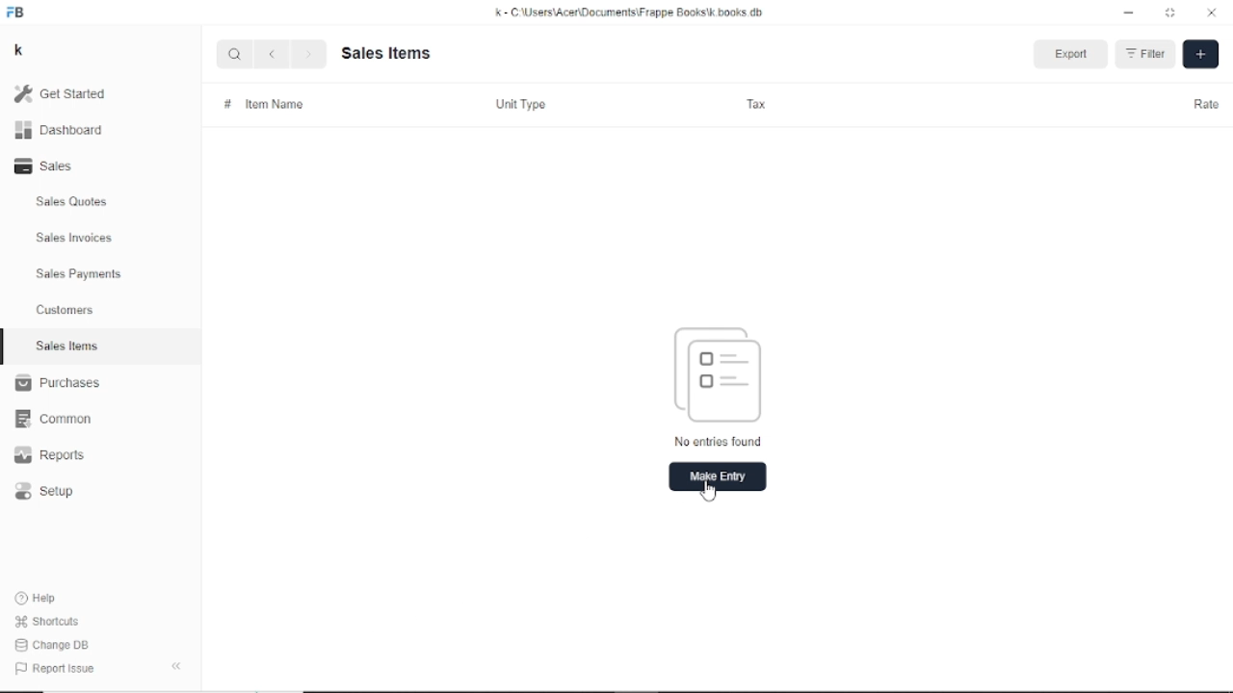  I want to click on Get started, so click(68, 93).